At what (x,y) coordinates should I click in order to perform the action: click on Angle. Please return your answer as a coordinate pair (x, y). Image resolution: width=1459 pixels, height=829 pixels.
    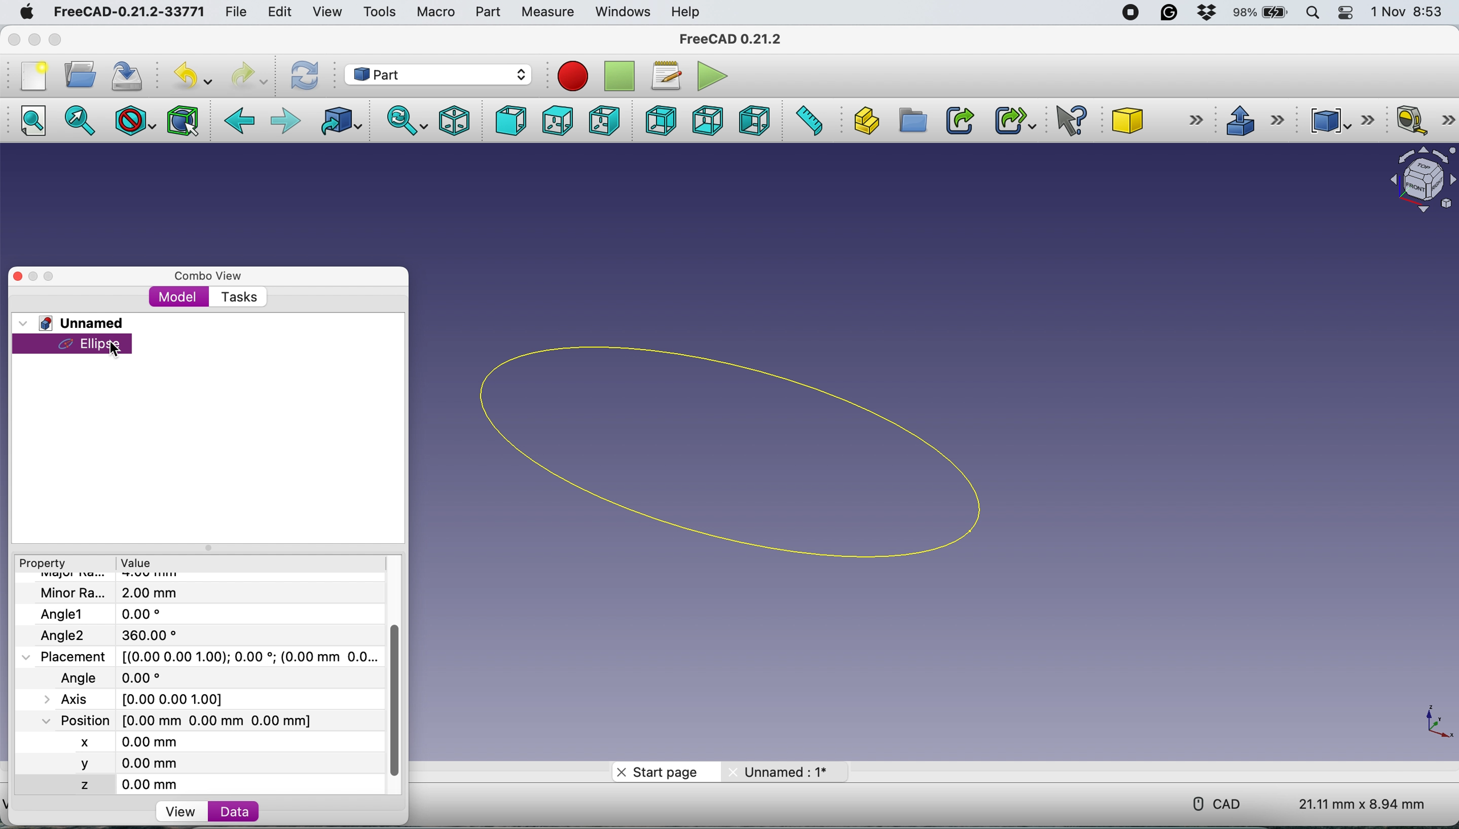
    Looking at the image, I should click on (117, 634).